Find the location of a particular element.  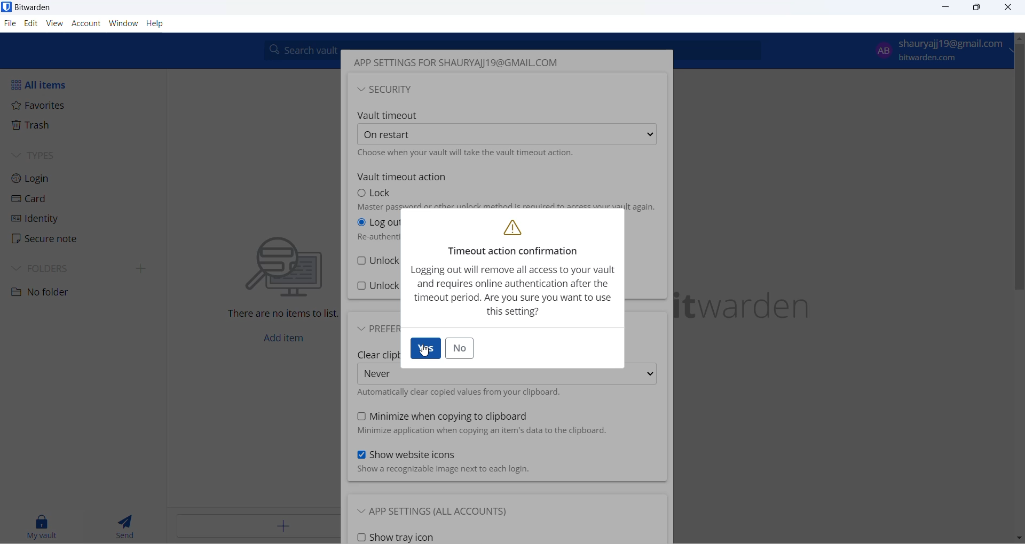

text and graphics is located at coordinates (268, 275).